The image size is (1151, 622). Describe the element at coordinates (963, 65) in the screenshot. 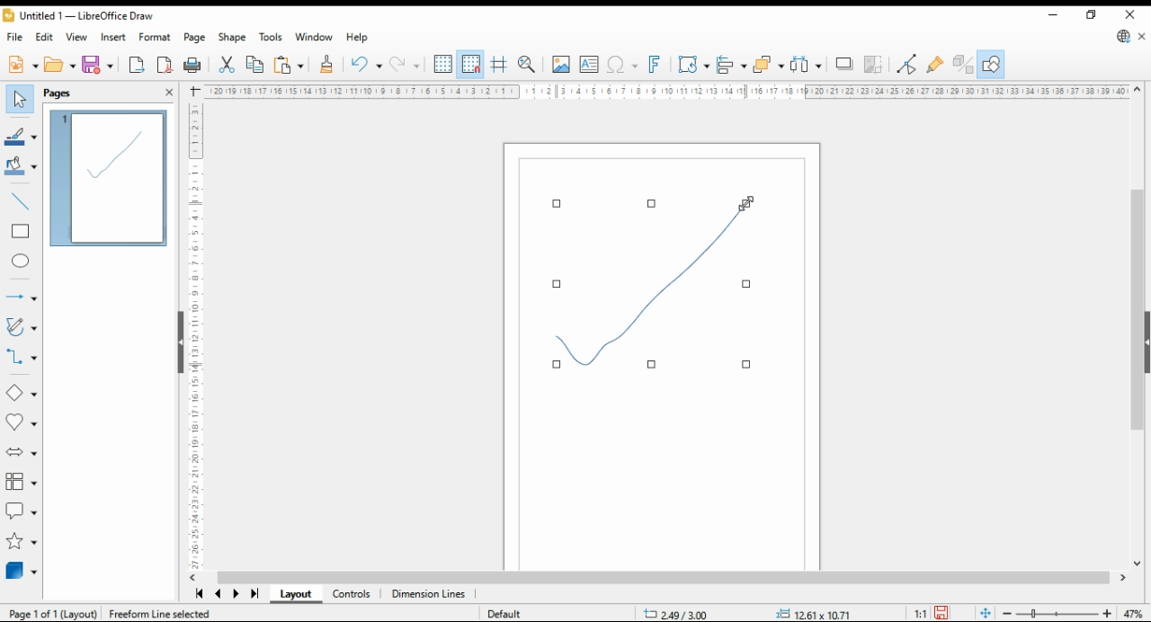

I see `toggle extrusions` at that location.